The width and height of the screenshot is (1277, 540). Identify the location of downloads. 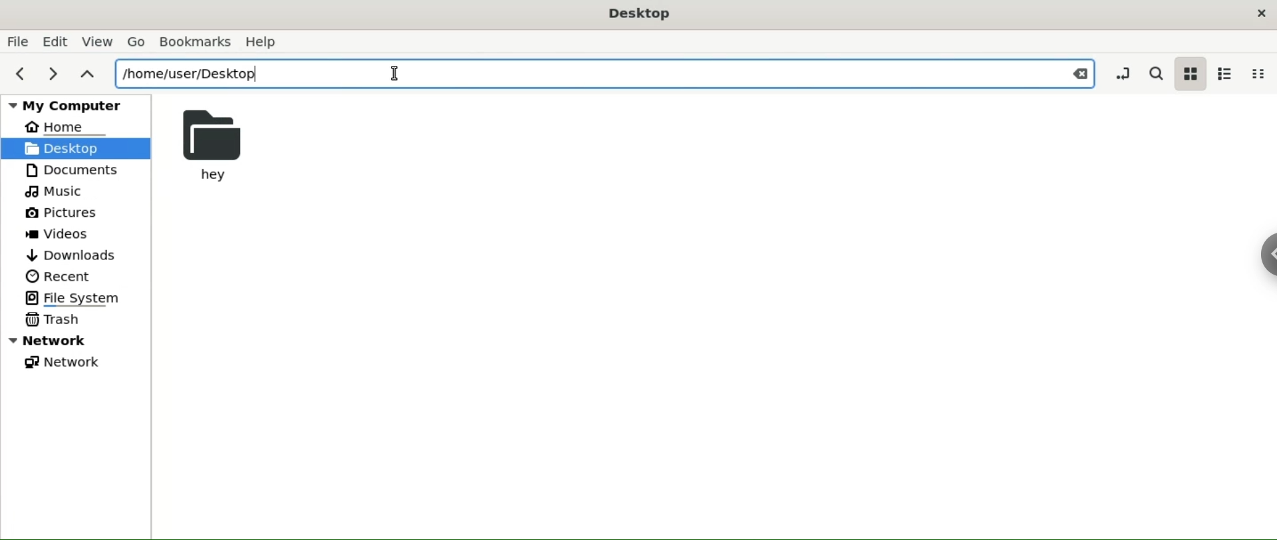
(74, 255).